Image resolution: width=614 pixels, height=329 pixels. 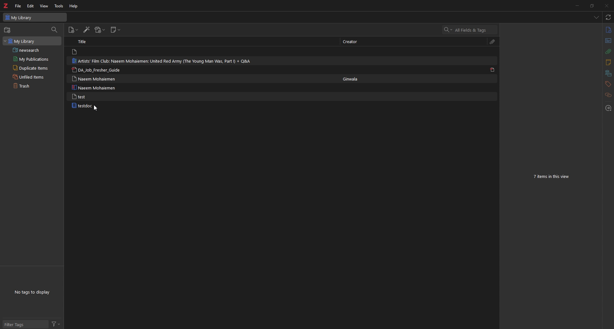 I want to click on DA_Job_Fresher_Guide, so click(x=99, y=70).